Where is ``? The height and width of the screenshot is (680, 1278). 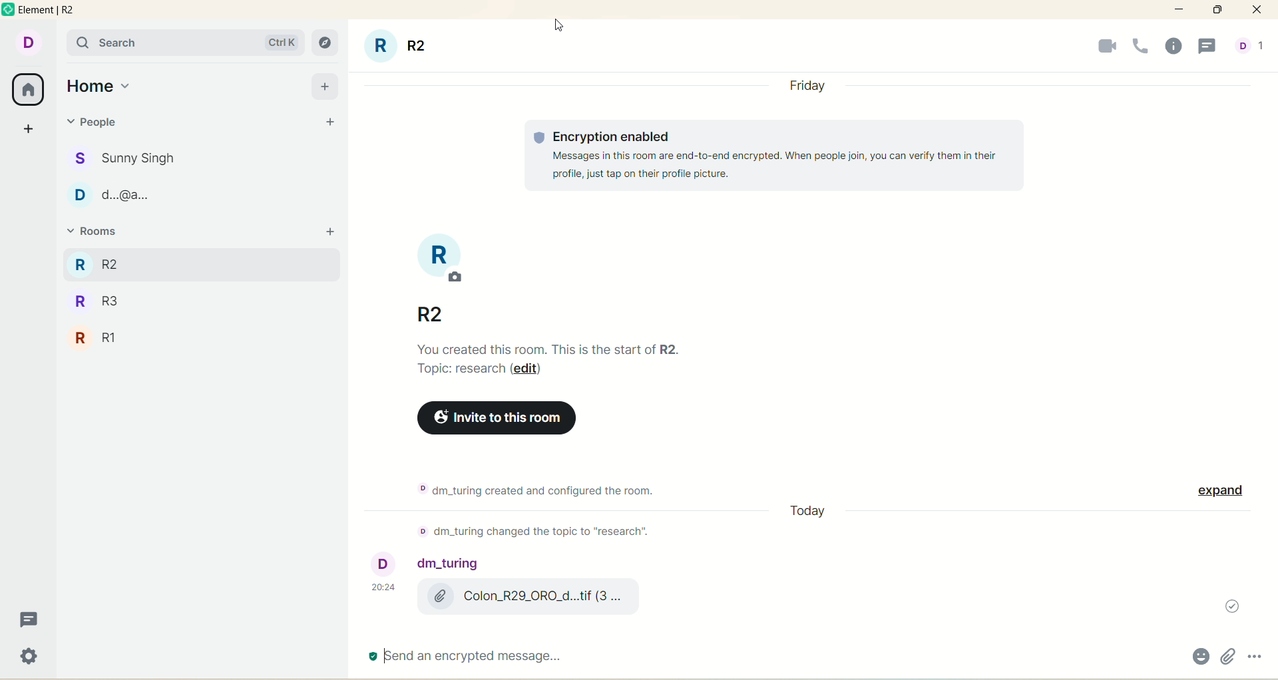
 is located at coordinates (526, 488).